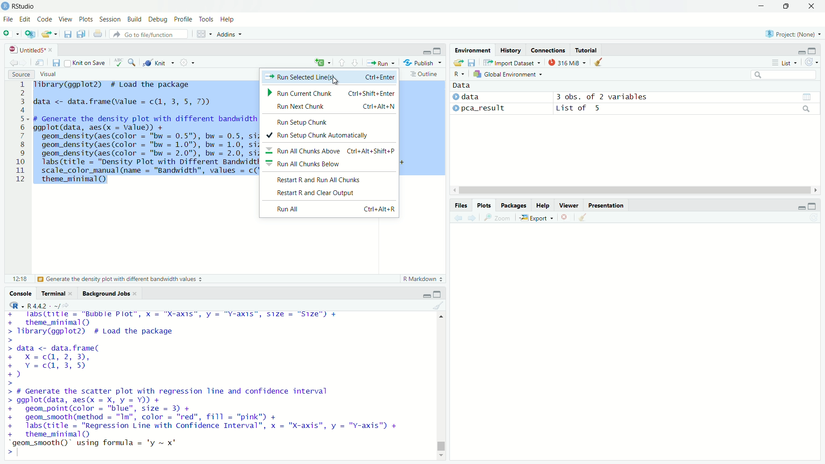 The image size is (825, 464). What do you see at coordinates (811, 62) in the screenshot?
I see `Refresh the list of objects in the environment` at bounding box center [811, 62].